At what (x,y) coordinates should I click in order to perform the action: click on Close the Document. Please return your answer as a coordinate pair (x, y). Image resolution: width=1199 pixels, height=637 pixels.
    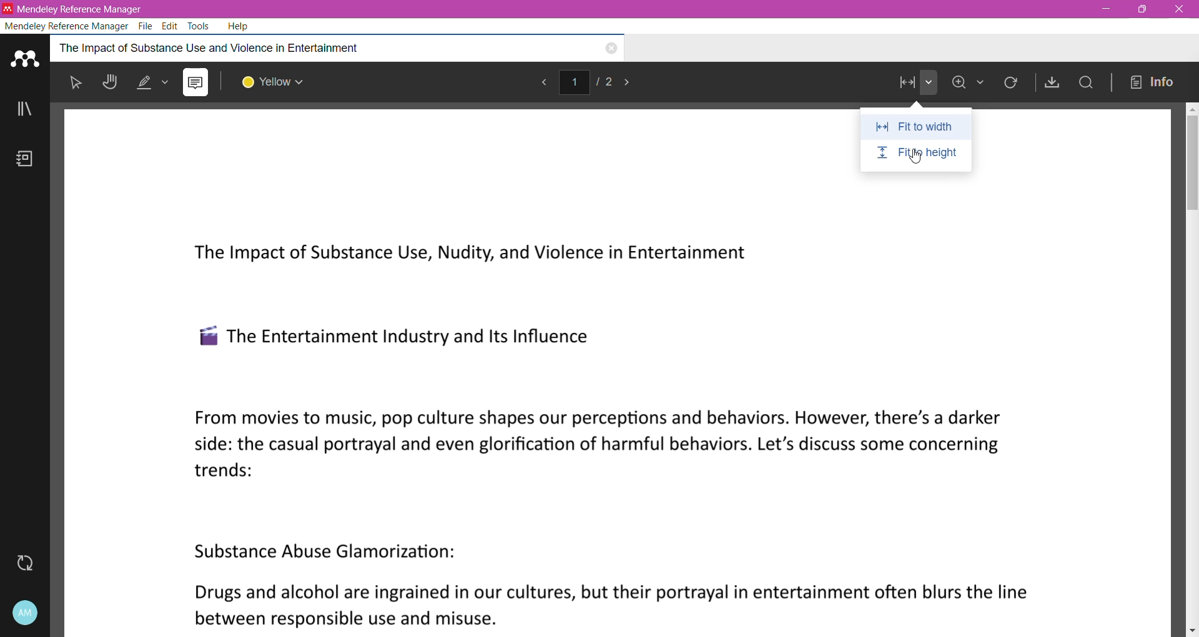
    Looking at the image, I should click on (611, 49).